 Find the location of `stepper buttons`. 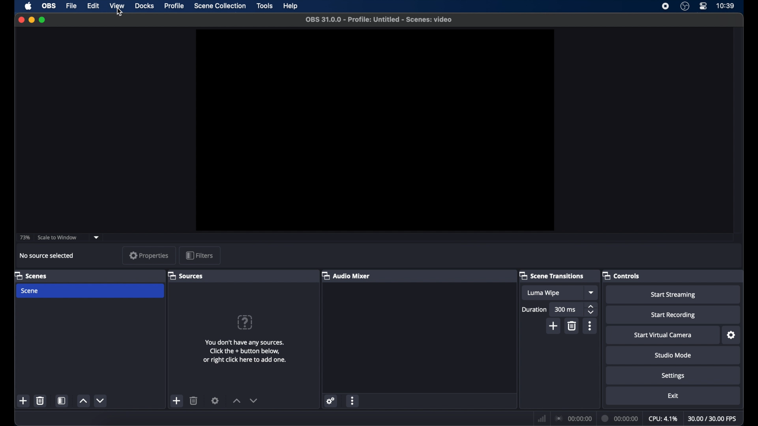

stepper buttons is located at coordinates (592, 310).